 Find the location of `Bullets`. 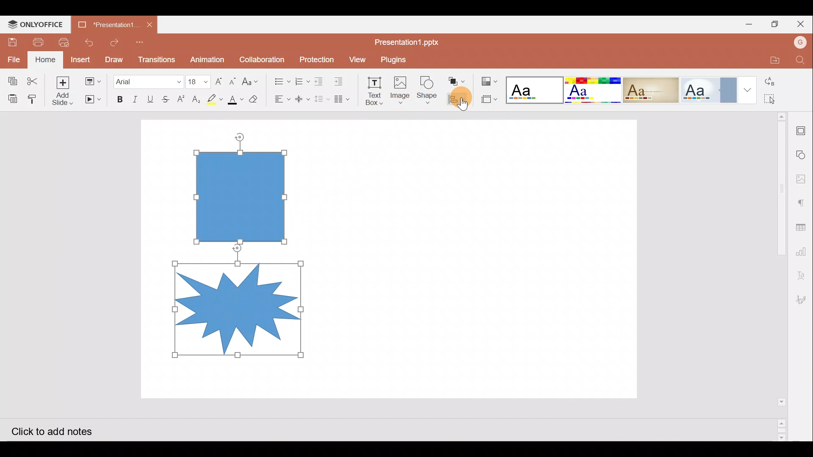

Bullets is located at coordinates (279, 79).